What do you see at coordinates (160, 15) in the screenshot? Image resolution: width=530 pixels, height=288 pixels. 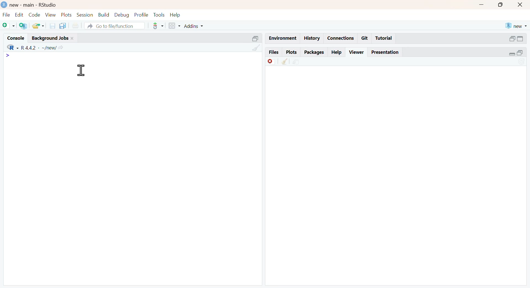 I see `tools` at bounding box center [160, 15].